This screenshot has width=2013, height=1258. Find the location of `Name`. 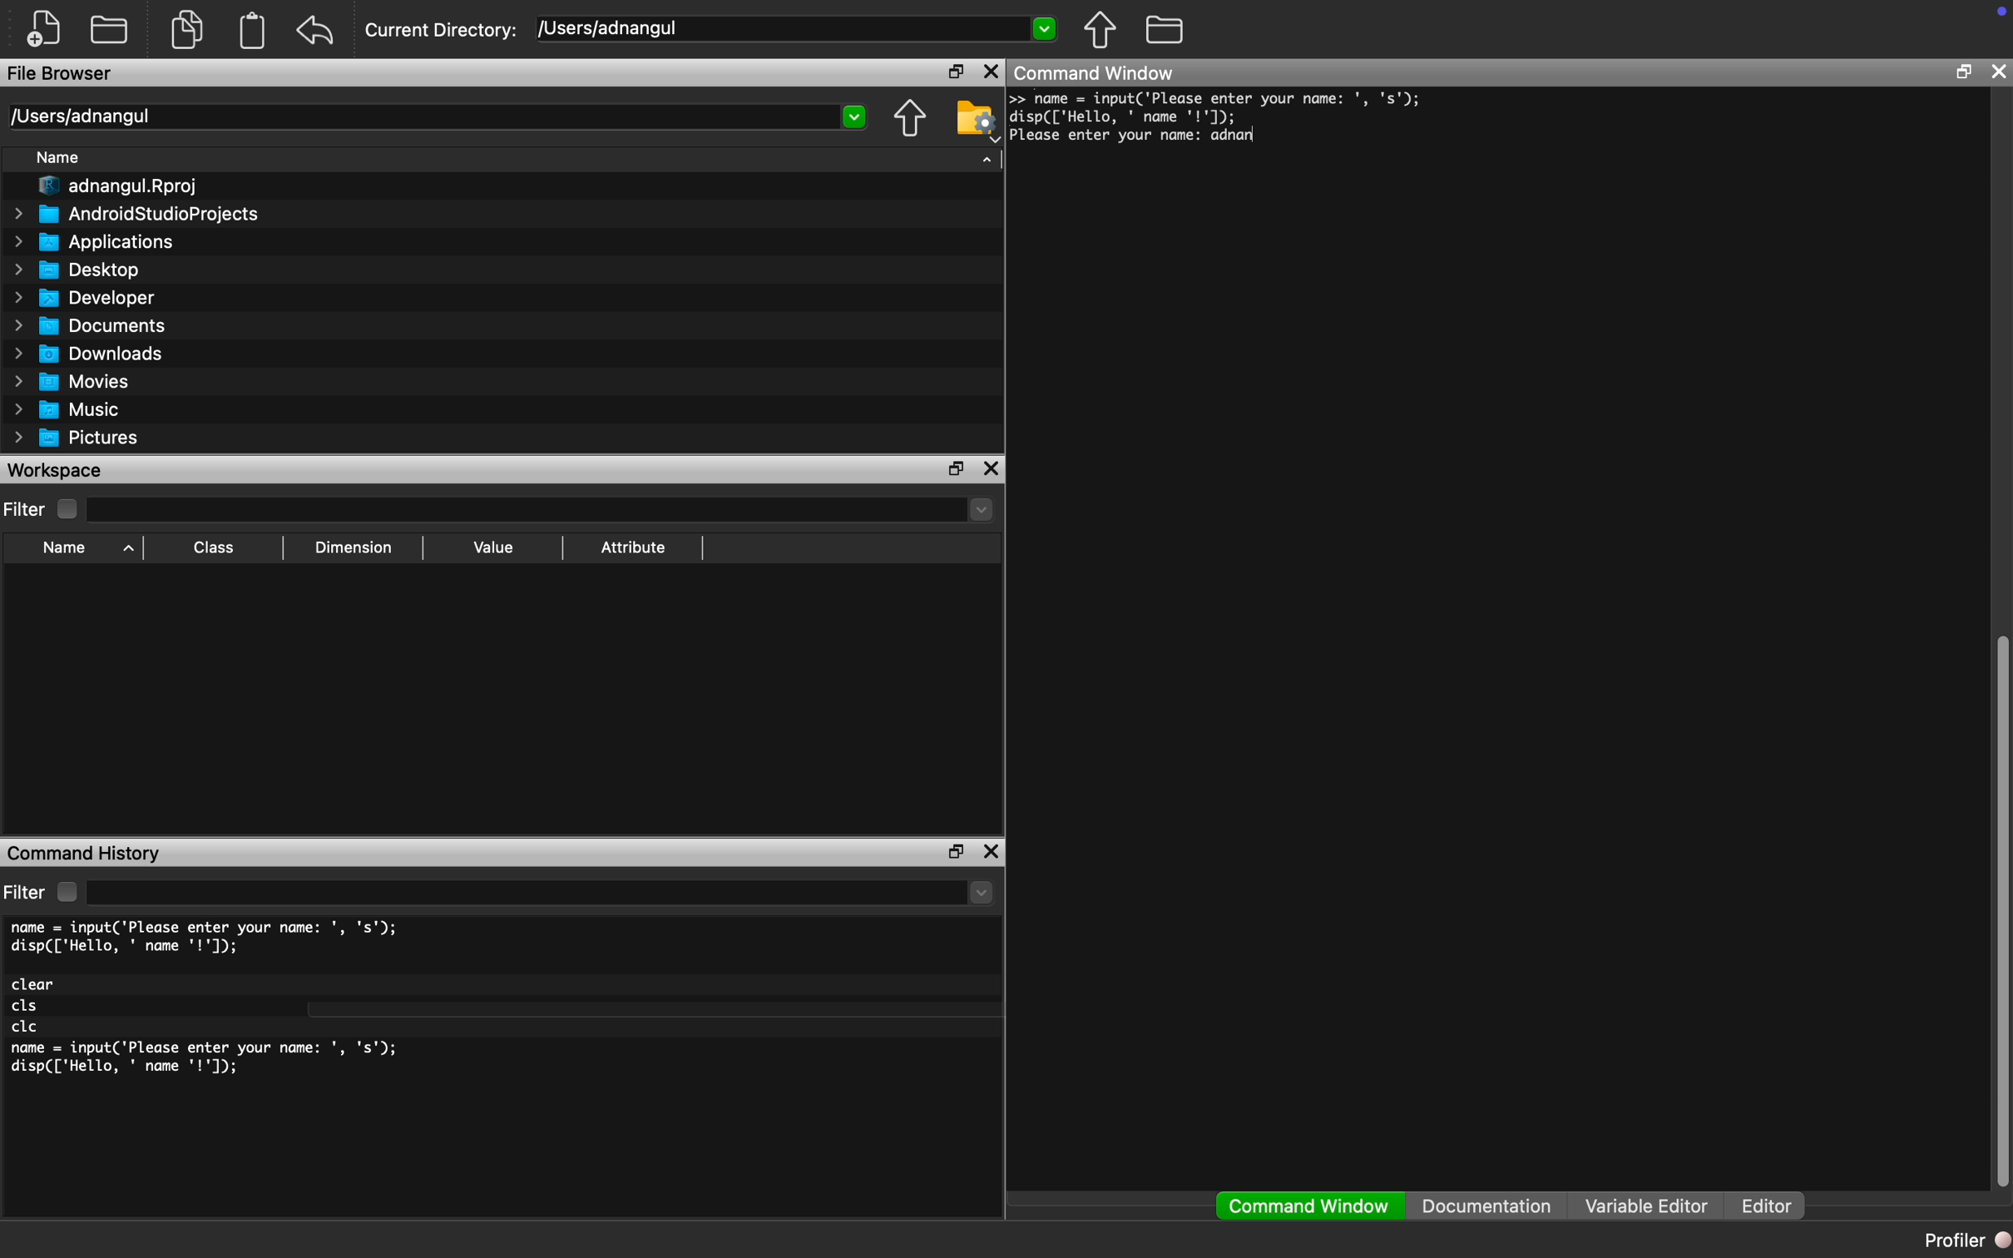

Name is located at coordinates (59, 156).